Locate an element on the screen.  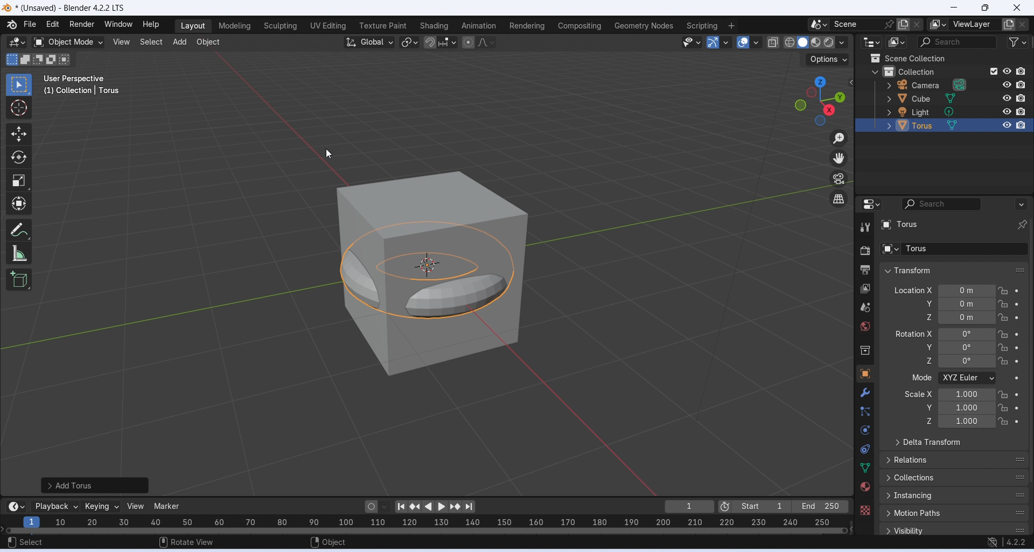
Global is located at coordinates (369, 42).